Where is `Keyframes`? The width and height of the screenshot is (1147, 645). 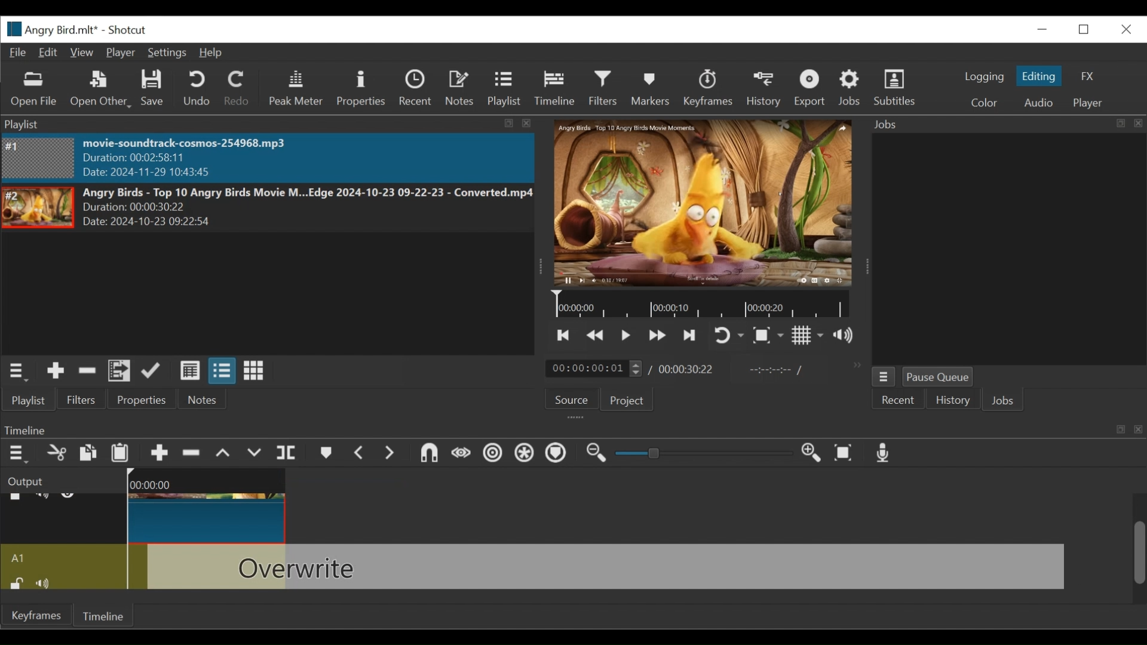
Keyframes is located at coordinates (707, 88).